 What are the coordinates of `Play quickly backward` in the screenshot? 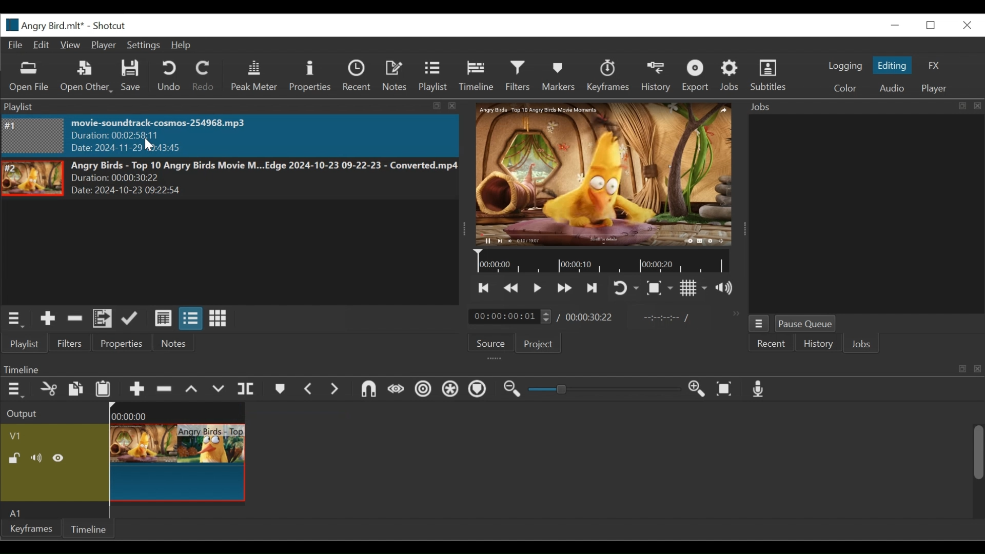 It's located at (513, 288).